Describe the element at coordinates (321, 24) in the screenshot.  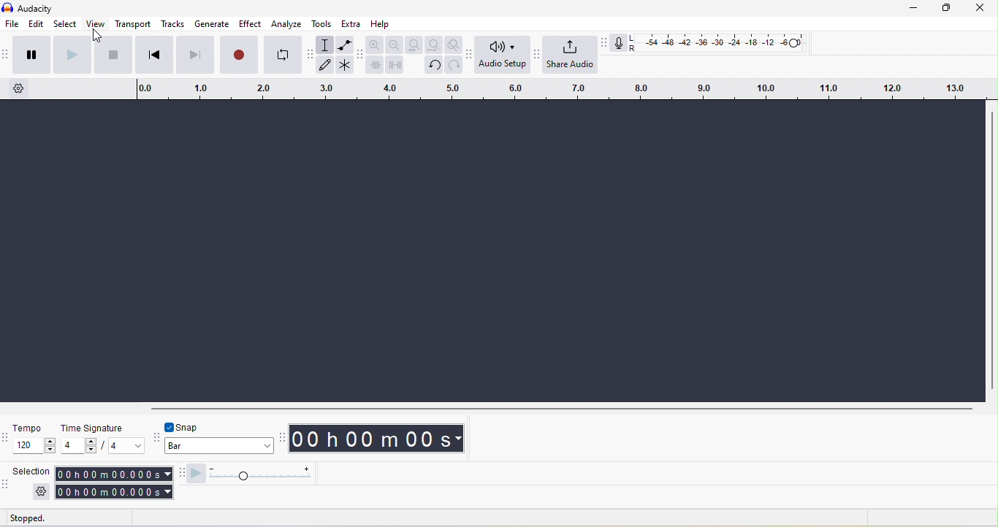
I see `tools` at that location.